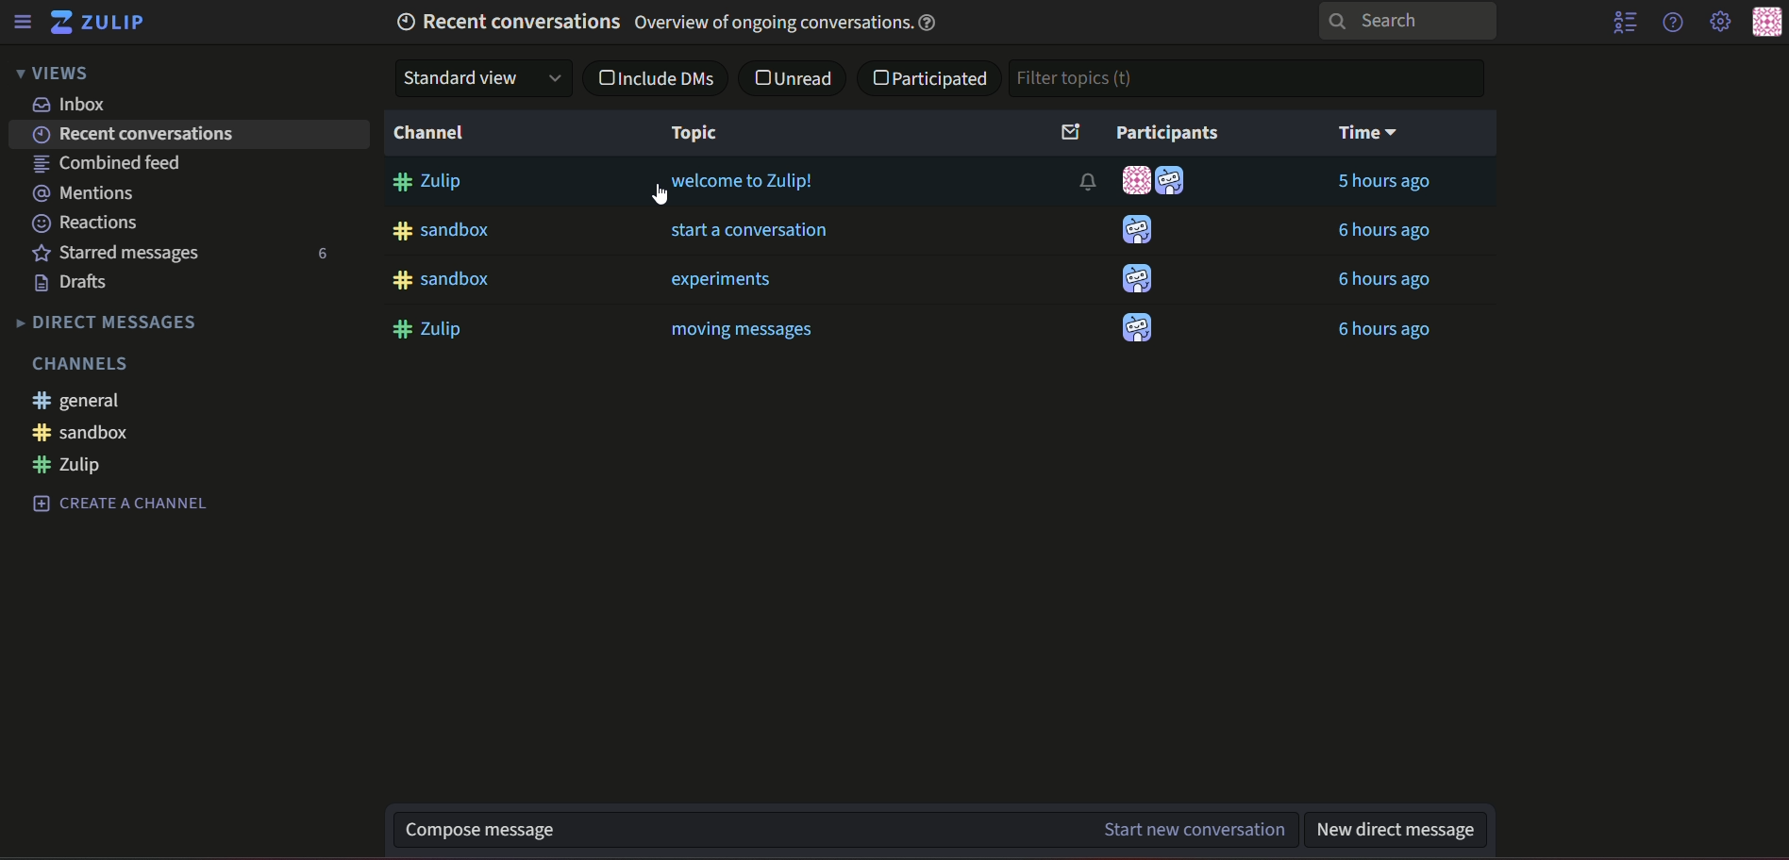  Describe the element at coordinates (720, 829) in the screenshot. I see `Compose message start new conversation` at that location.